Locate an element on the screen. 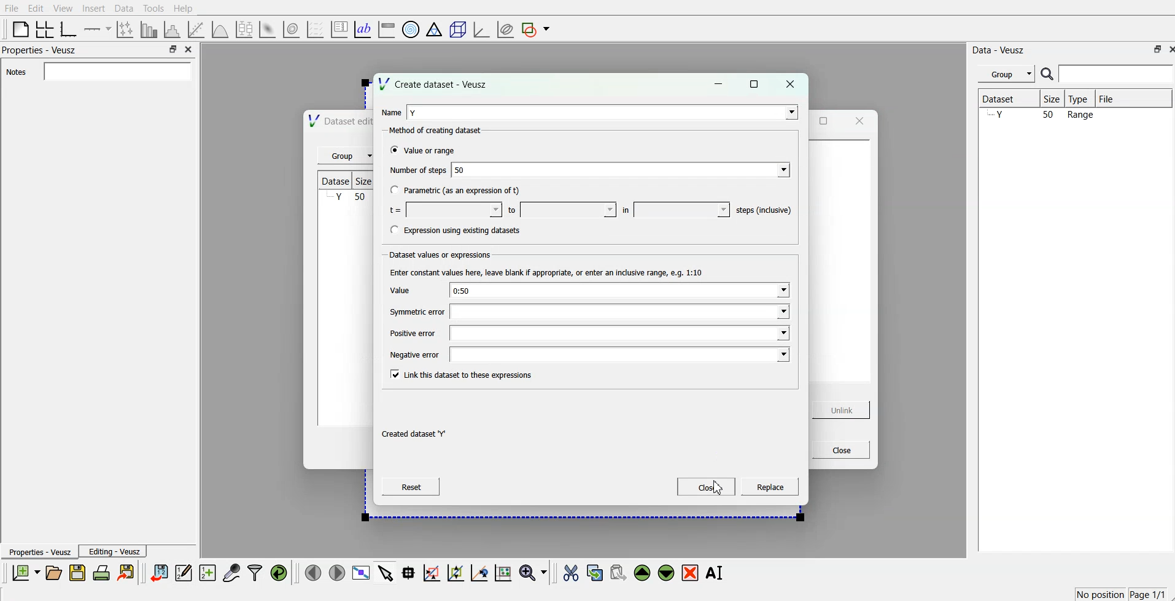 This screenshot has width=1175, height=601. No position is located at coordinates (1098, 595).